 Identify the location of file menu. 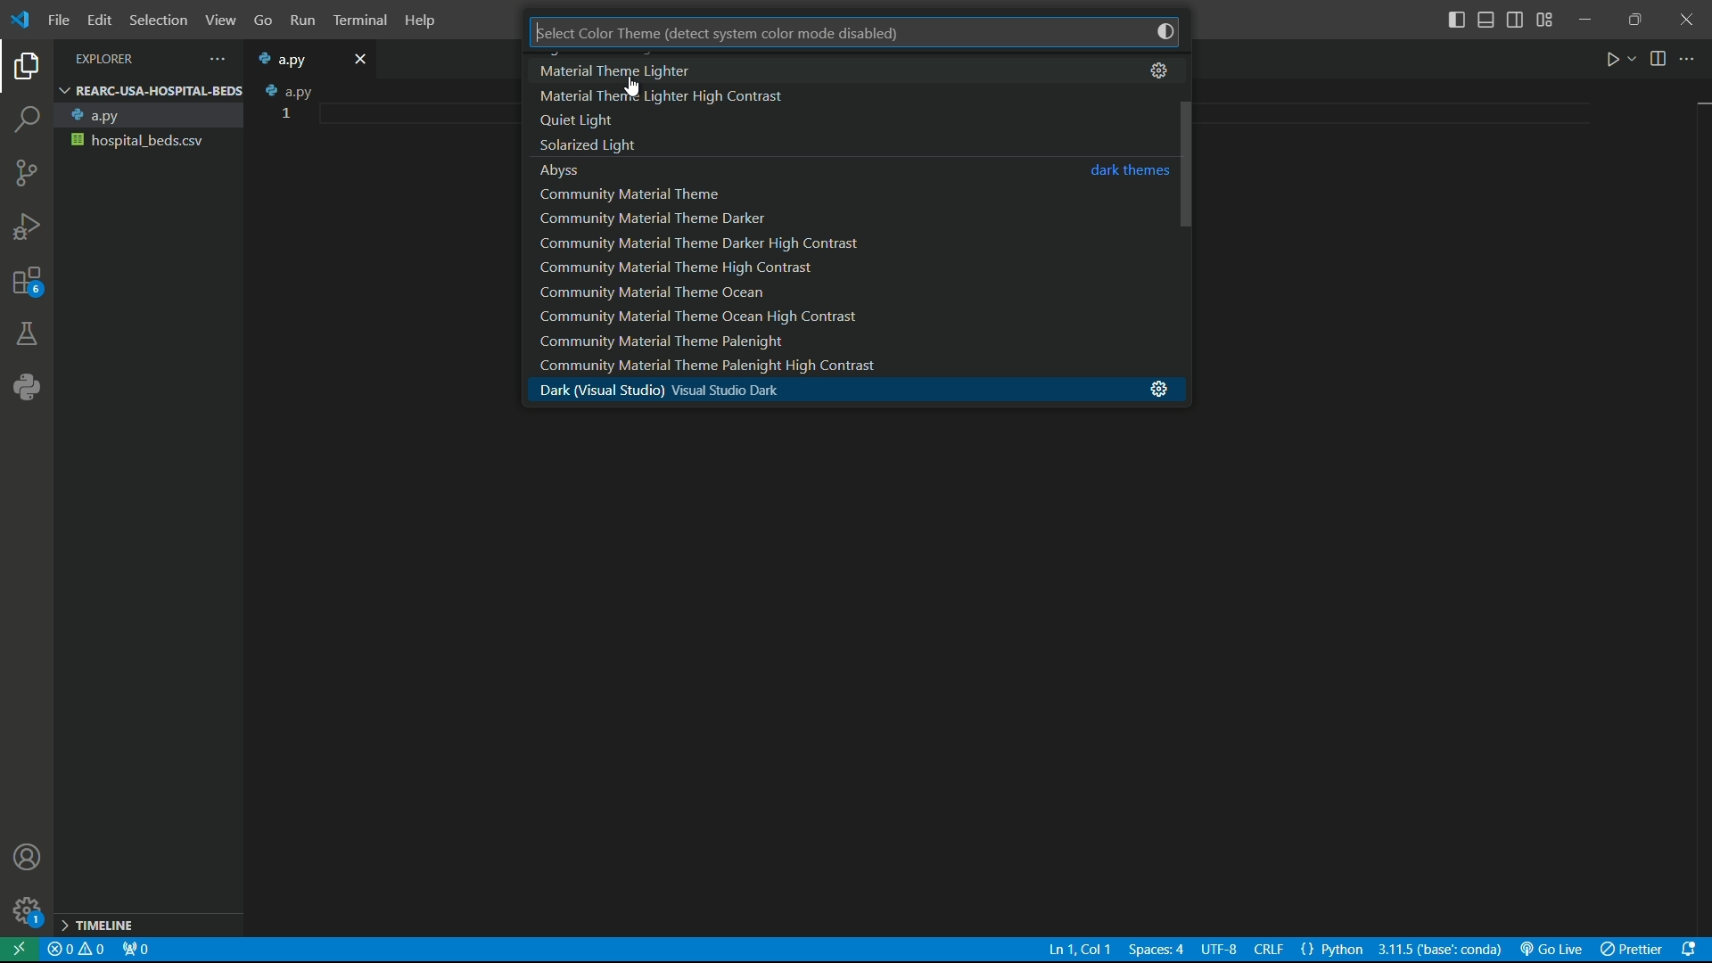
(59, 21).